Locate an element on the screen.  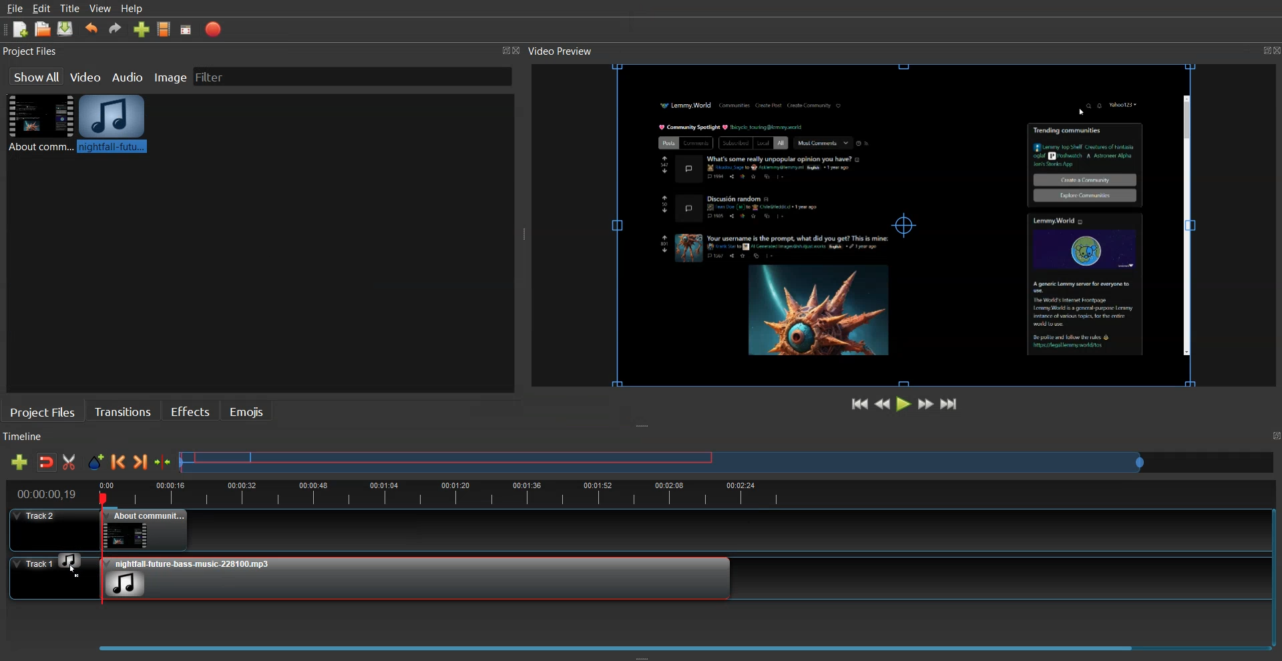
Audio Clip added is located at coordinates (112, 123).